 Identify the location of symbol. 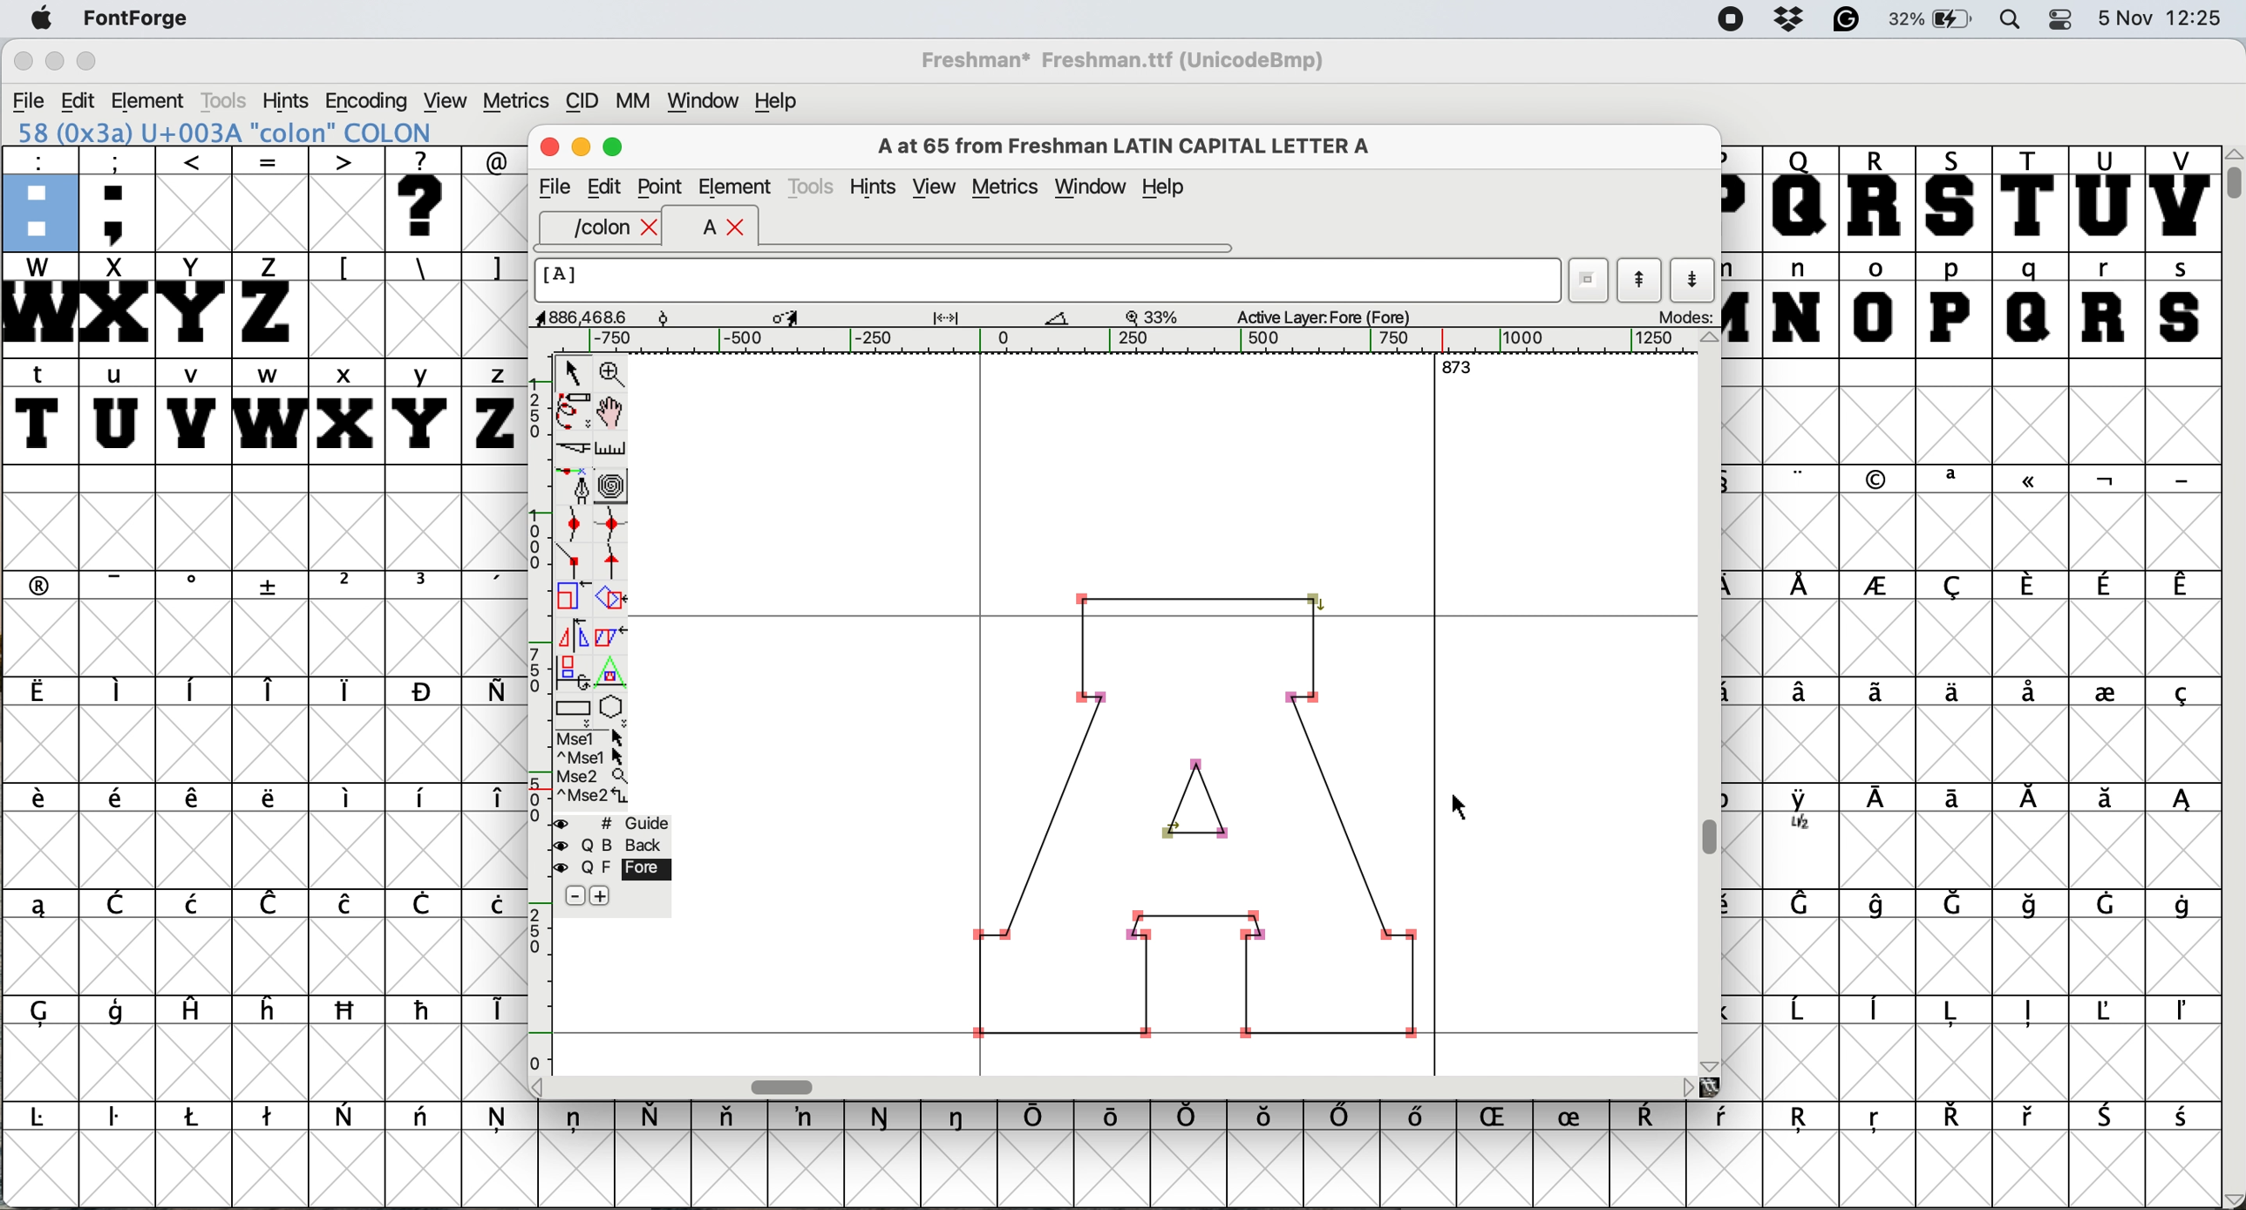
(51, 1012).